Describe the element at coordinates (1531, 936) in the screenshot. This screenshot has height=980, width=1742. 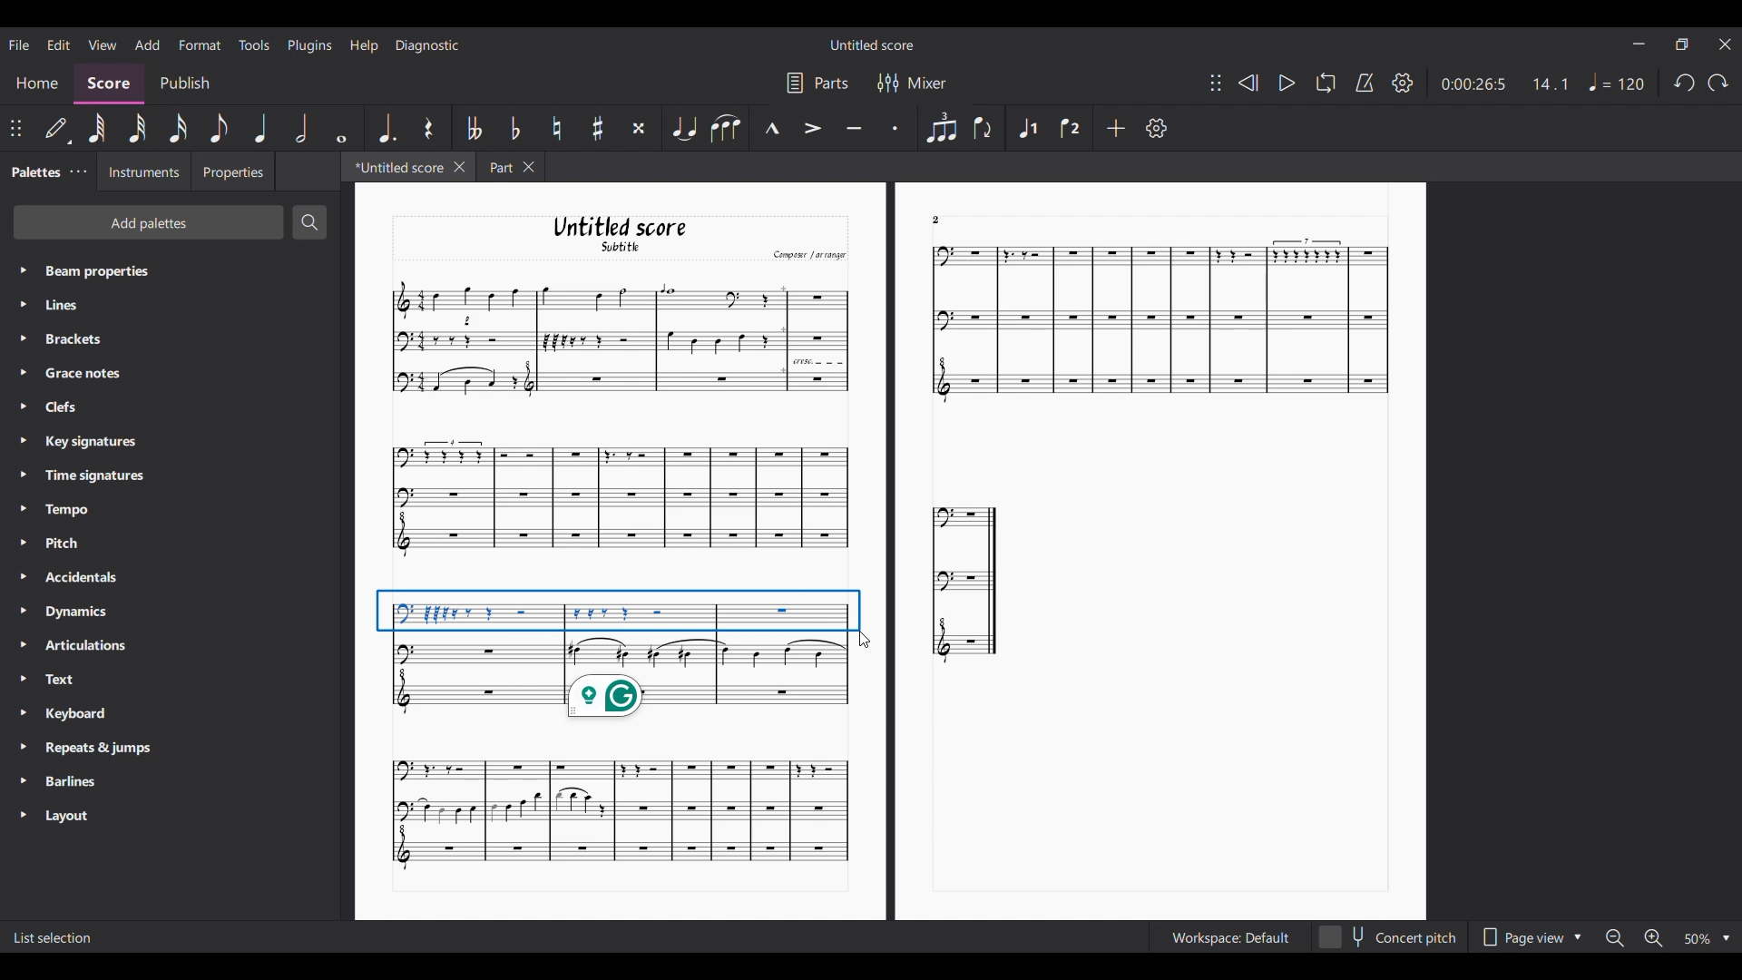
I see `Page view ` at that location.